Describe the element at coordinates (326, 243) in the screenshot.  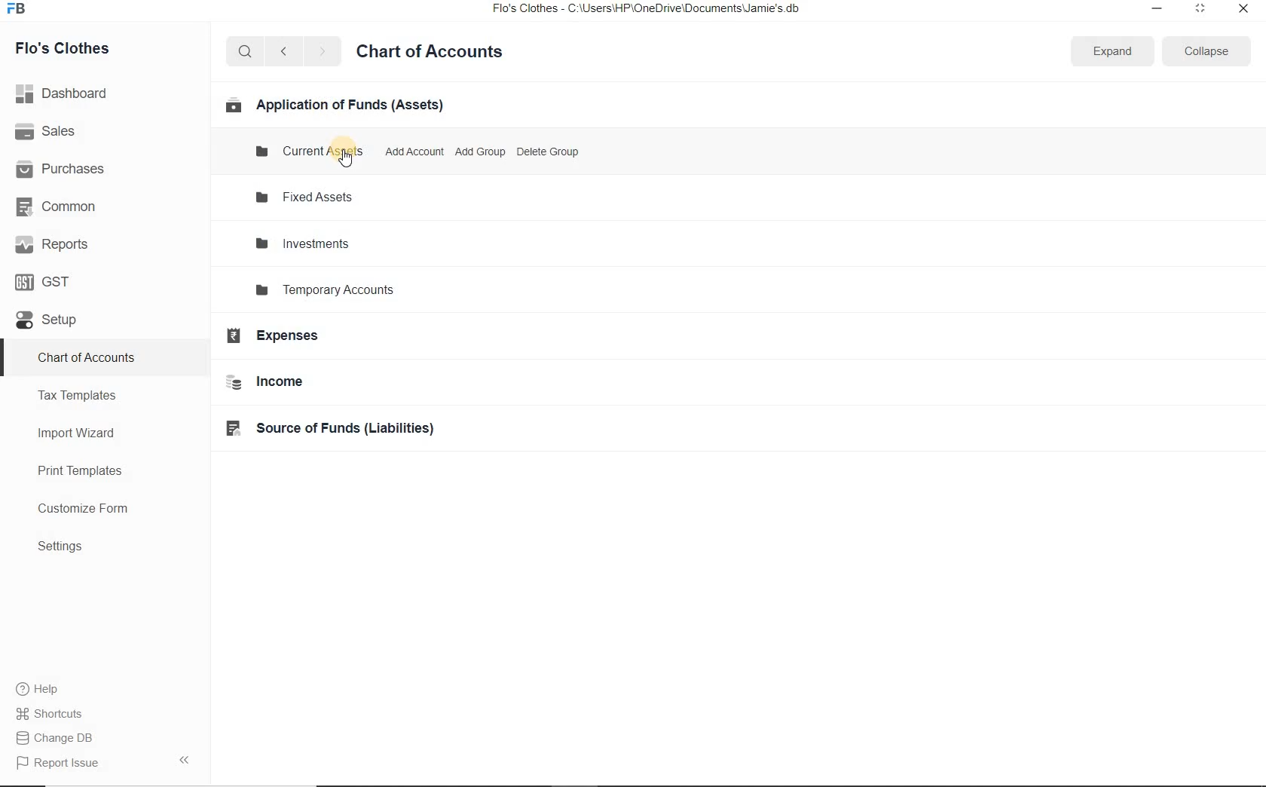
I see `Investments` at that location.